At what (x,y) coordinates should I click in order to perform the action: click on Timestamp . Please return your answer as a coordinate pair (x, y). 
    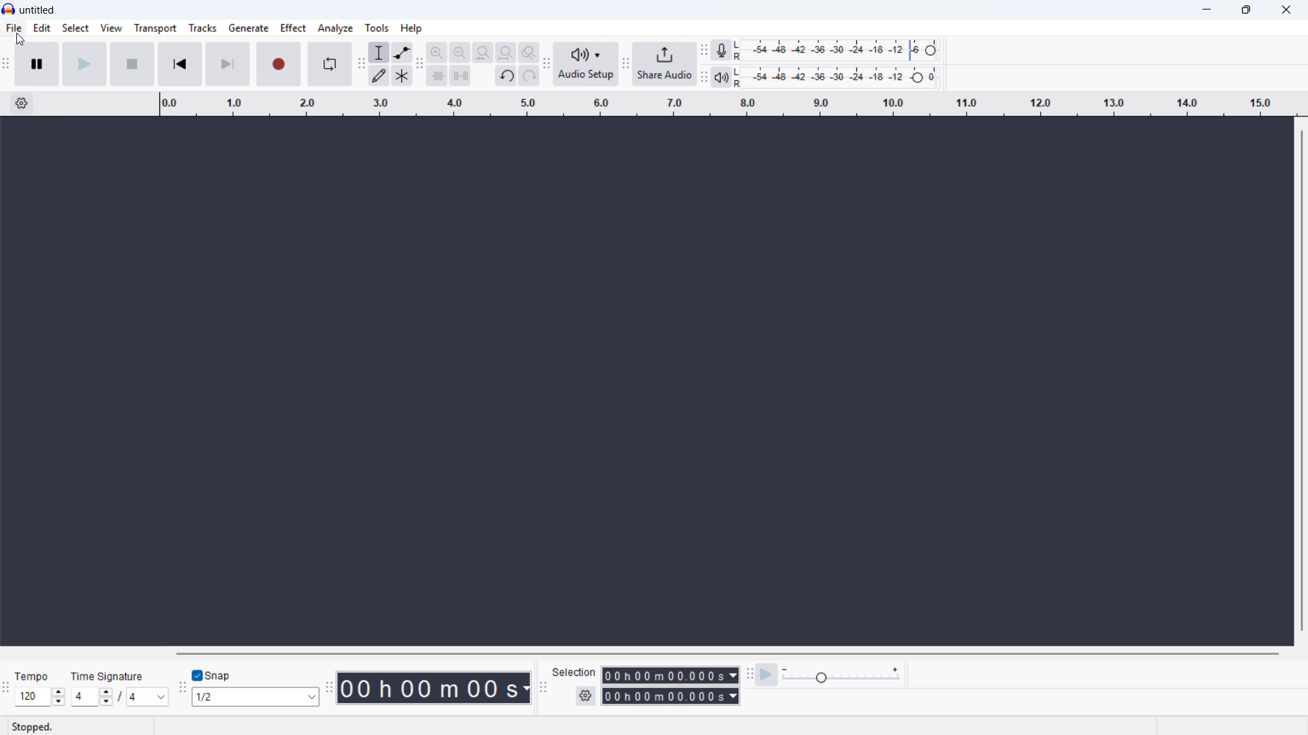
    Looking at the image, I should click on (435, 688).